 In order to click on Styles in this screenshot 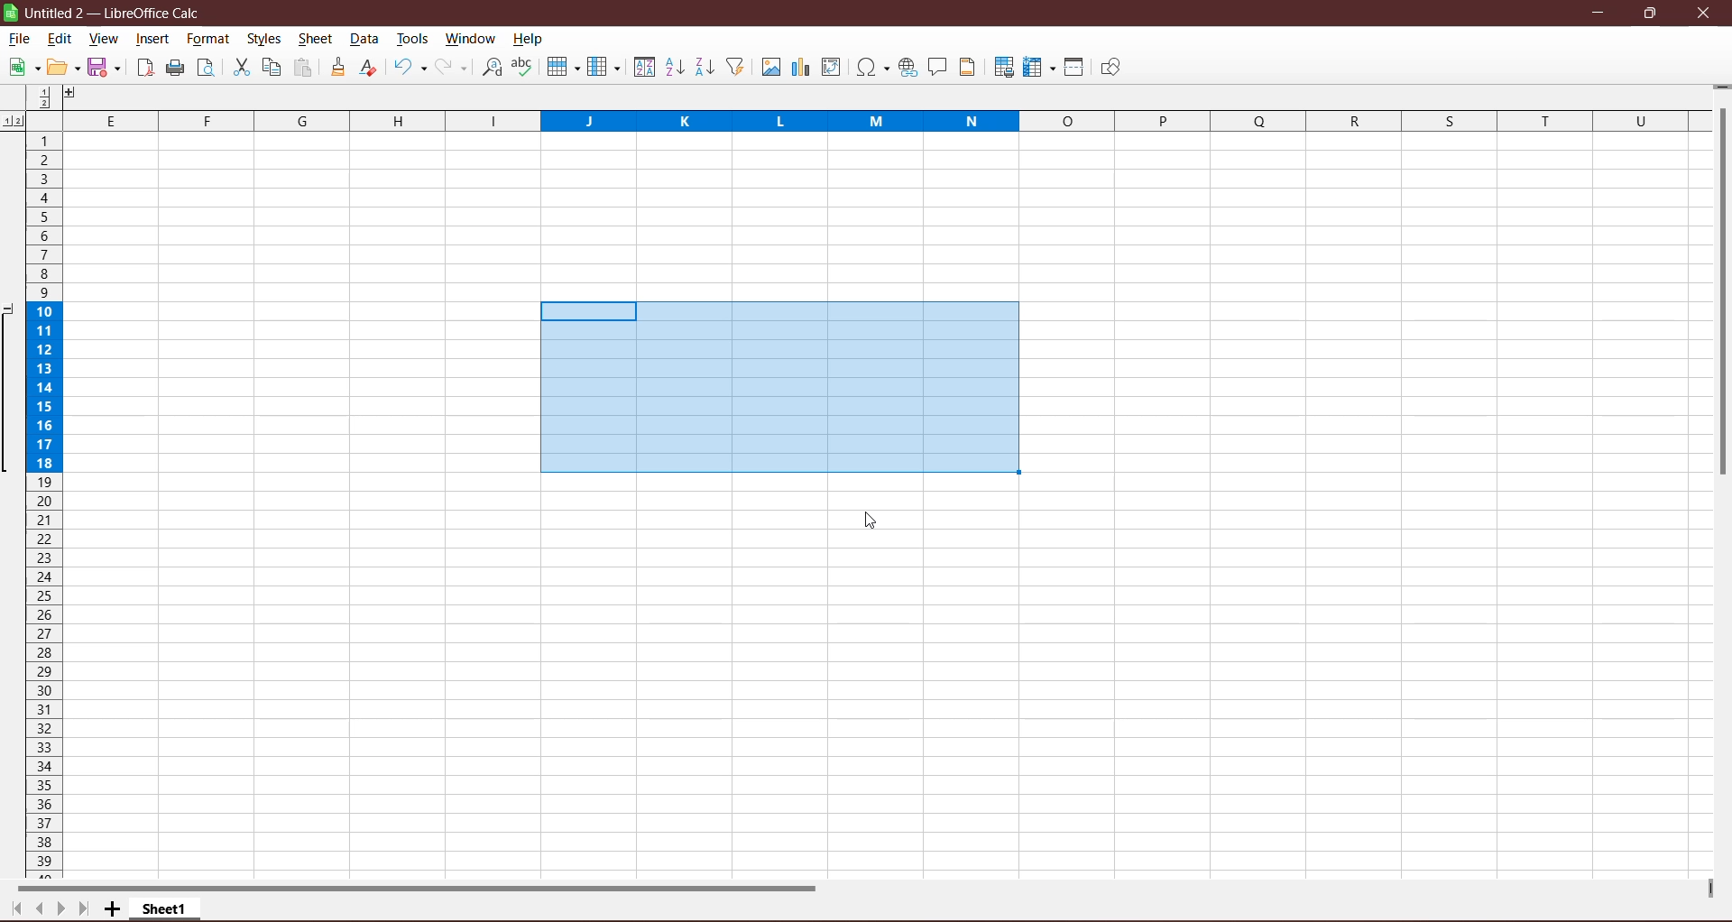, I will do `click(266, 40)`.